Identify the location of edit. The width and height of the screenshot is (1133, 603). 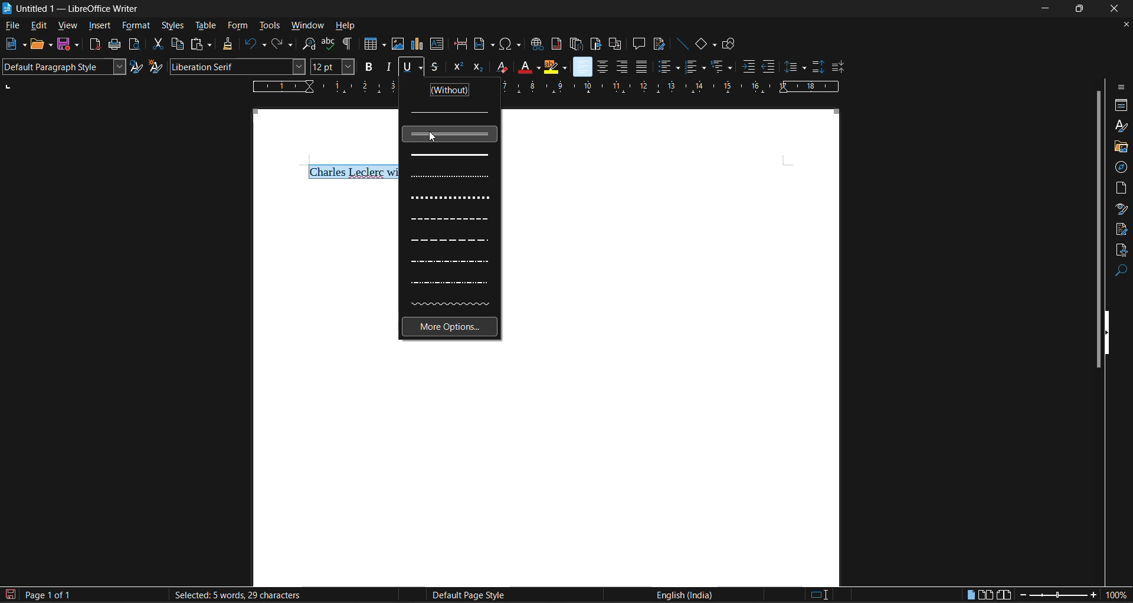
(38, 27).